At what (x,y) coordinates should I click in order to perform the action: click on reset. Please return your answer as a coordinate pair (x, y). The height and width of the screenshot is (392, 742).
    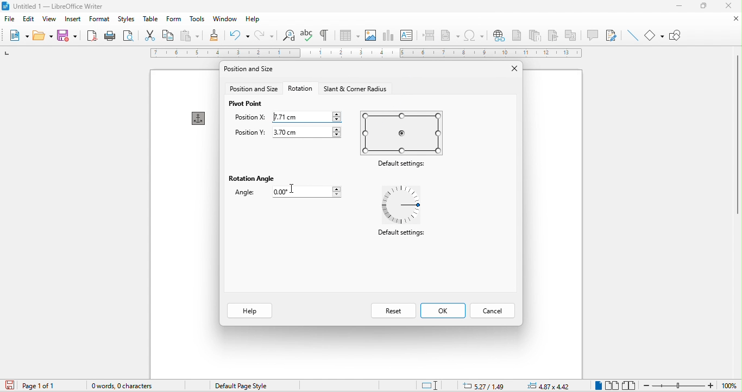
    Looking at the image, I should click on (393, 311).